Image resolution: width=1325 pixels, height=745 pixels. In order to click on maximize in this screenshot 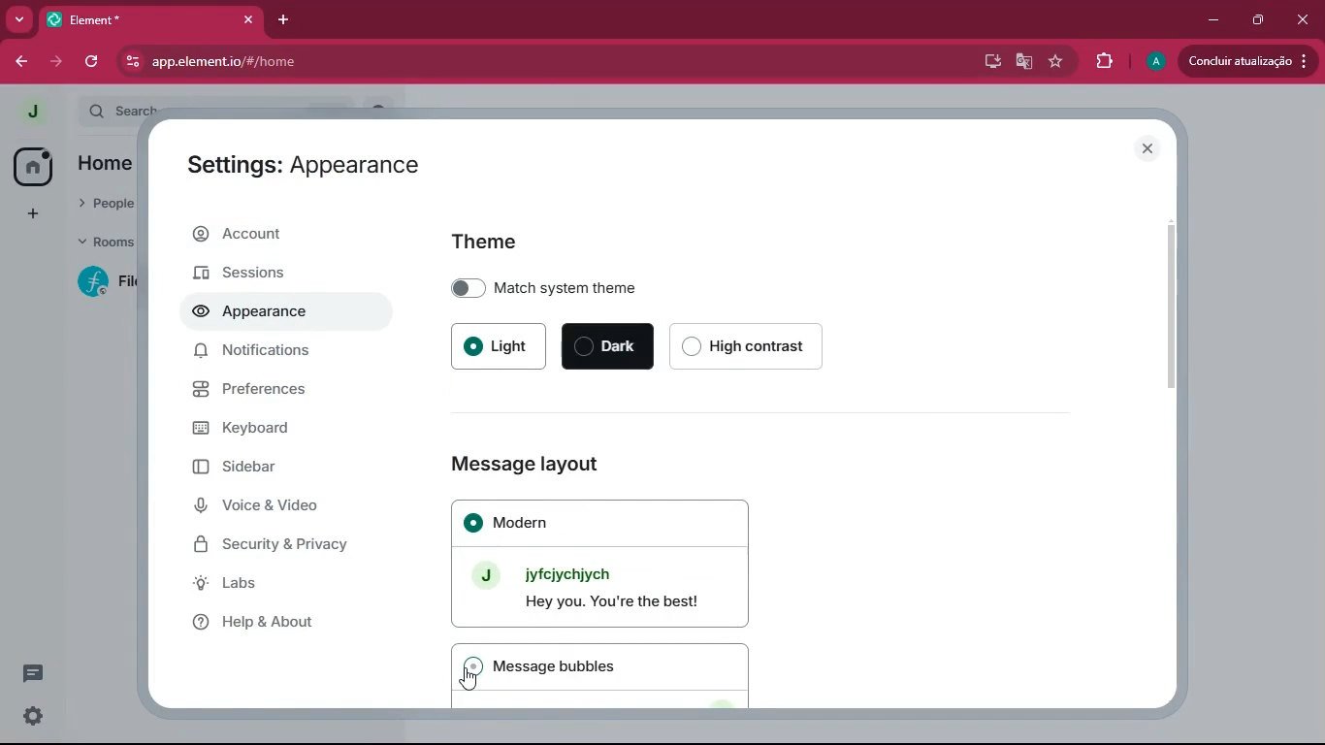, I will do `click(1258, 21)`.